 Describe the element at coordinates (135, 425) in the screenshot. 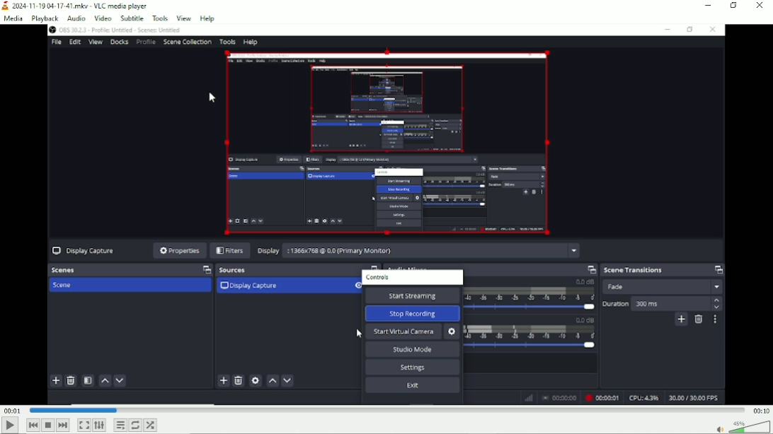

I see `Toggle between loop all, loop one and no loop` at that location.